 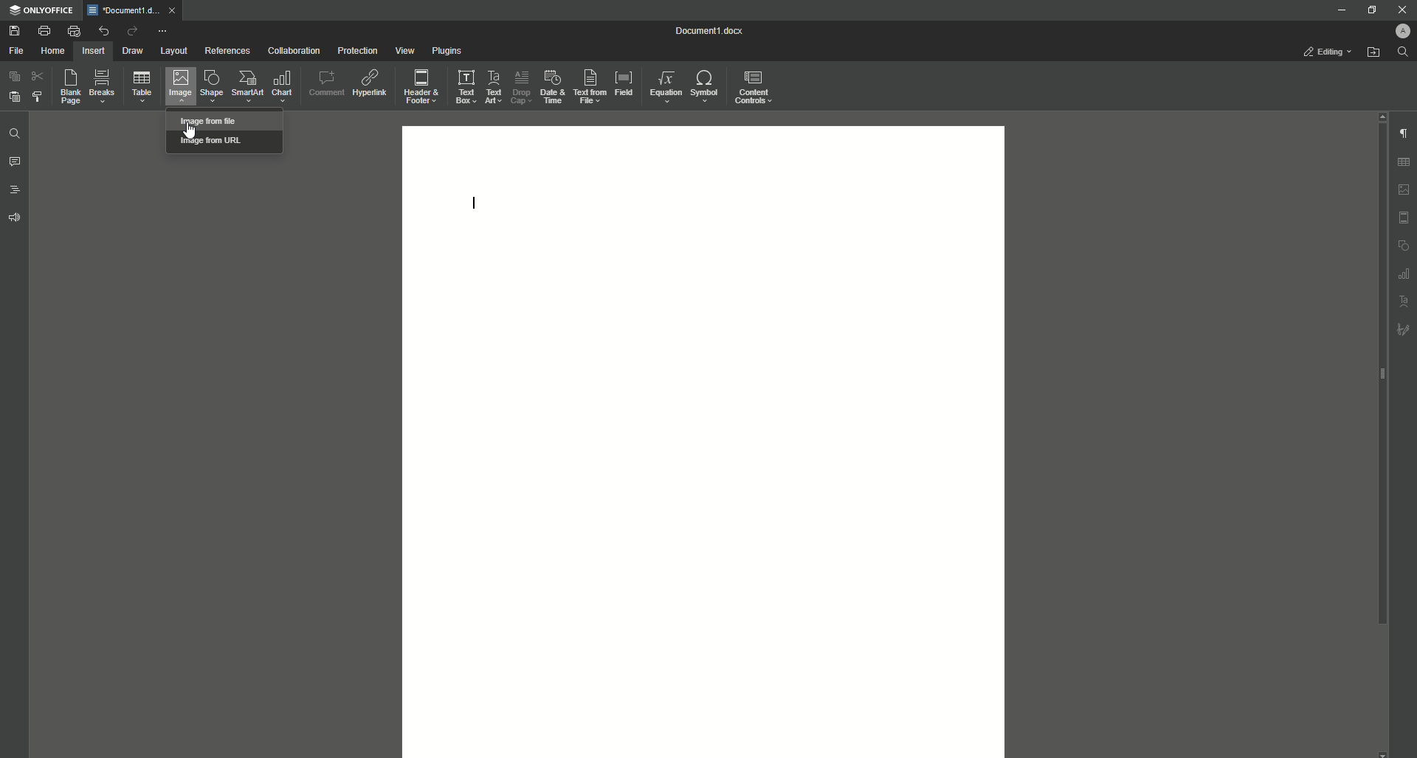 I want to click on Layout, so click(x=174, y=52).